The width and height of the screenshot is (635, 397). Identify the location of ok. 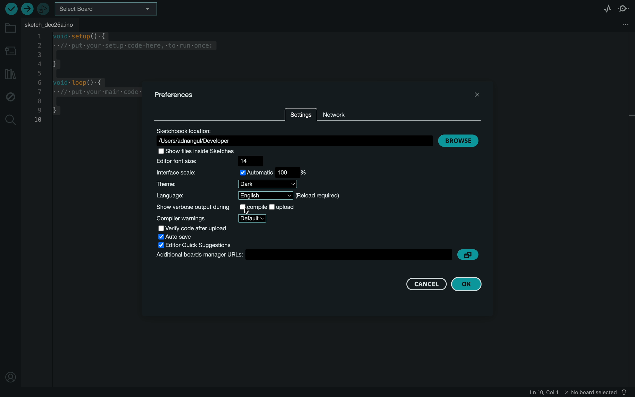
(468, 284).